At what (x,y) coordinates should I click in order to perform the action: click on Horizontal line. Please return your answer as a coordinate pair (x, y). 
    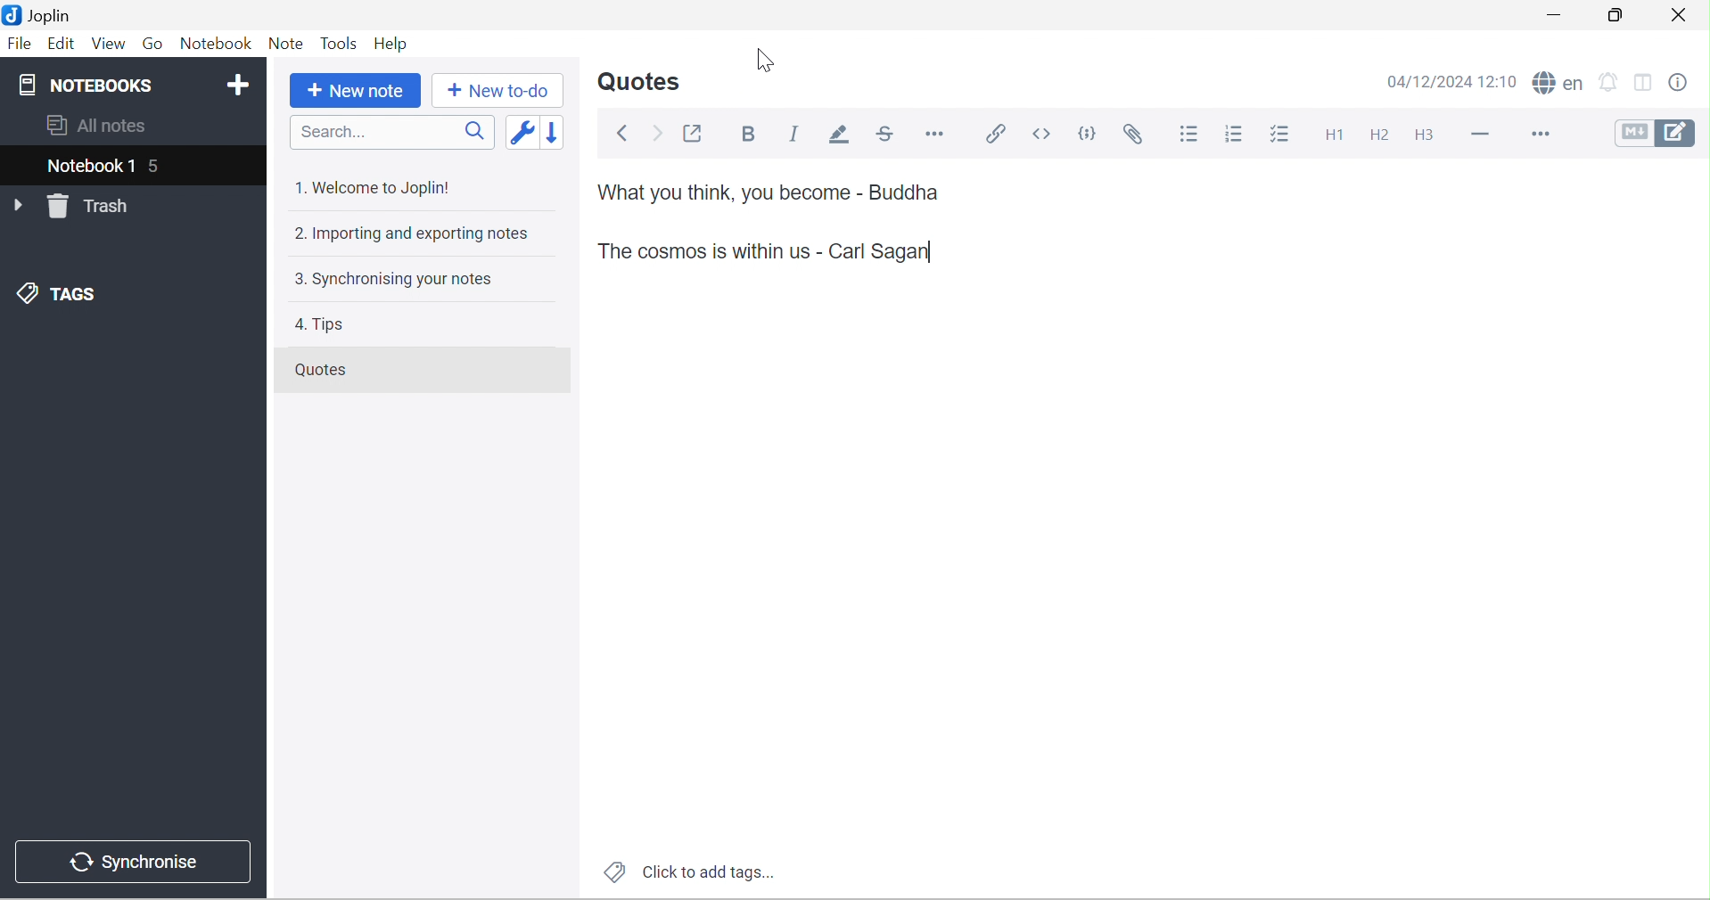
    Looking at the image, I should click on (1475, 137).